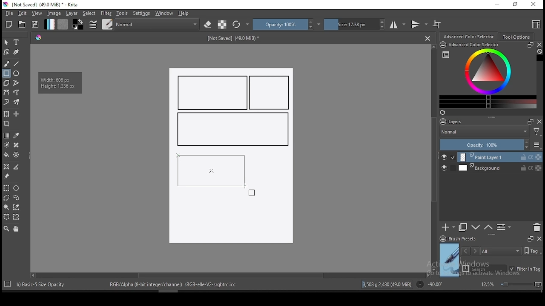 This screenshot has height=306, width=545. I want to click on Clear, so click(539, 52).